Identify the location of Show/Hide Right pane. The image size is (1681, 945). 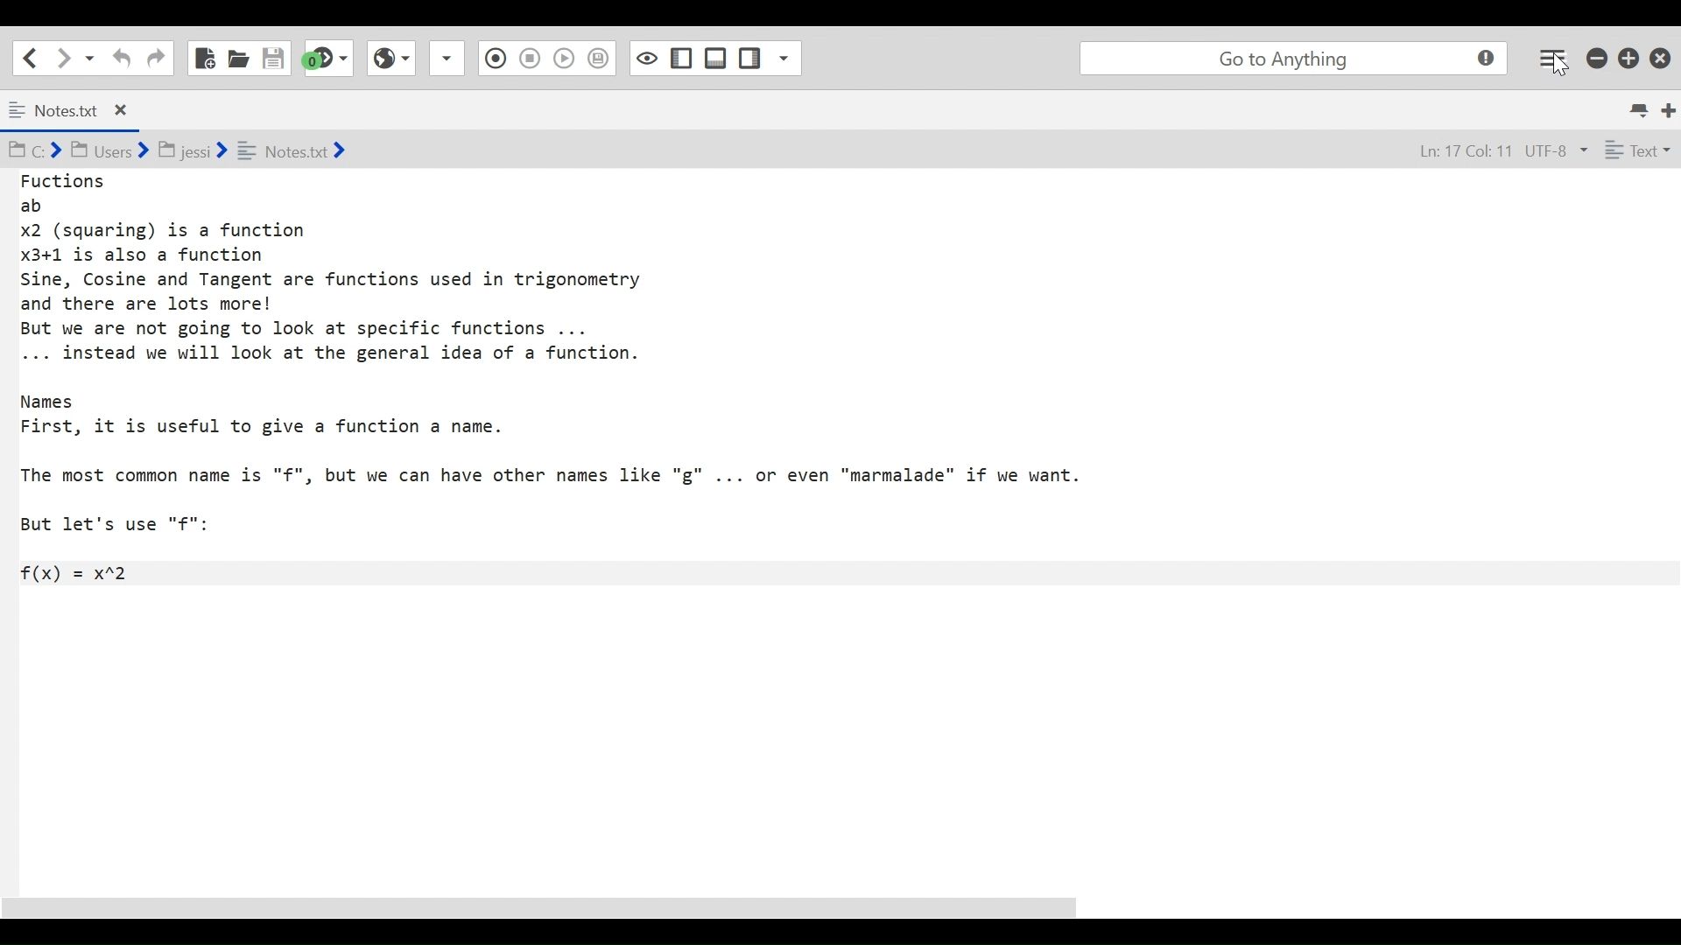
(645, 57).